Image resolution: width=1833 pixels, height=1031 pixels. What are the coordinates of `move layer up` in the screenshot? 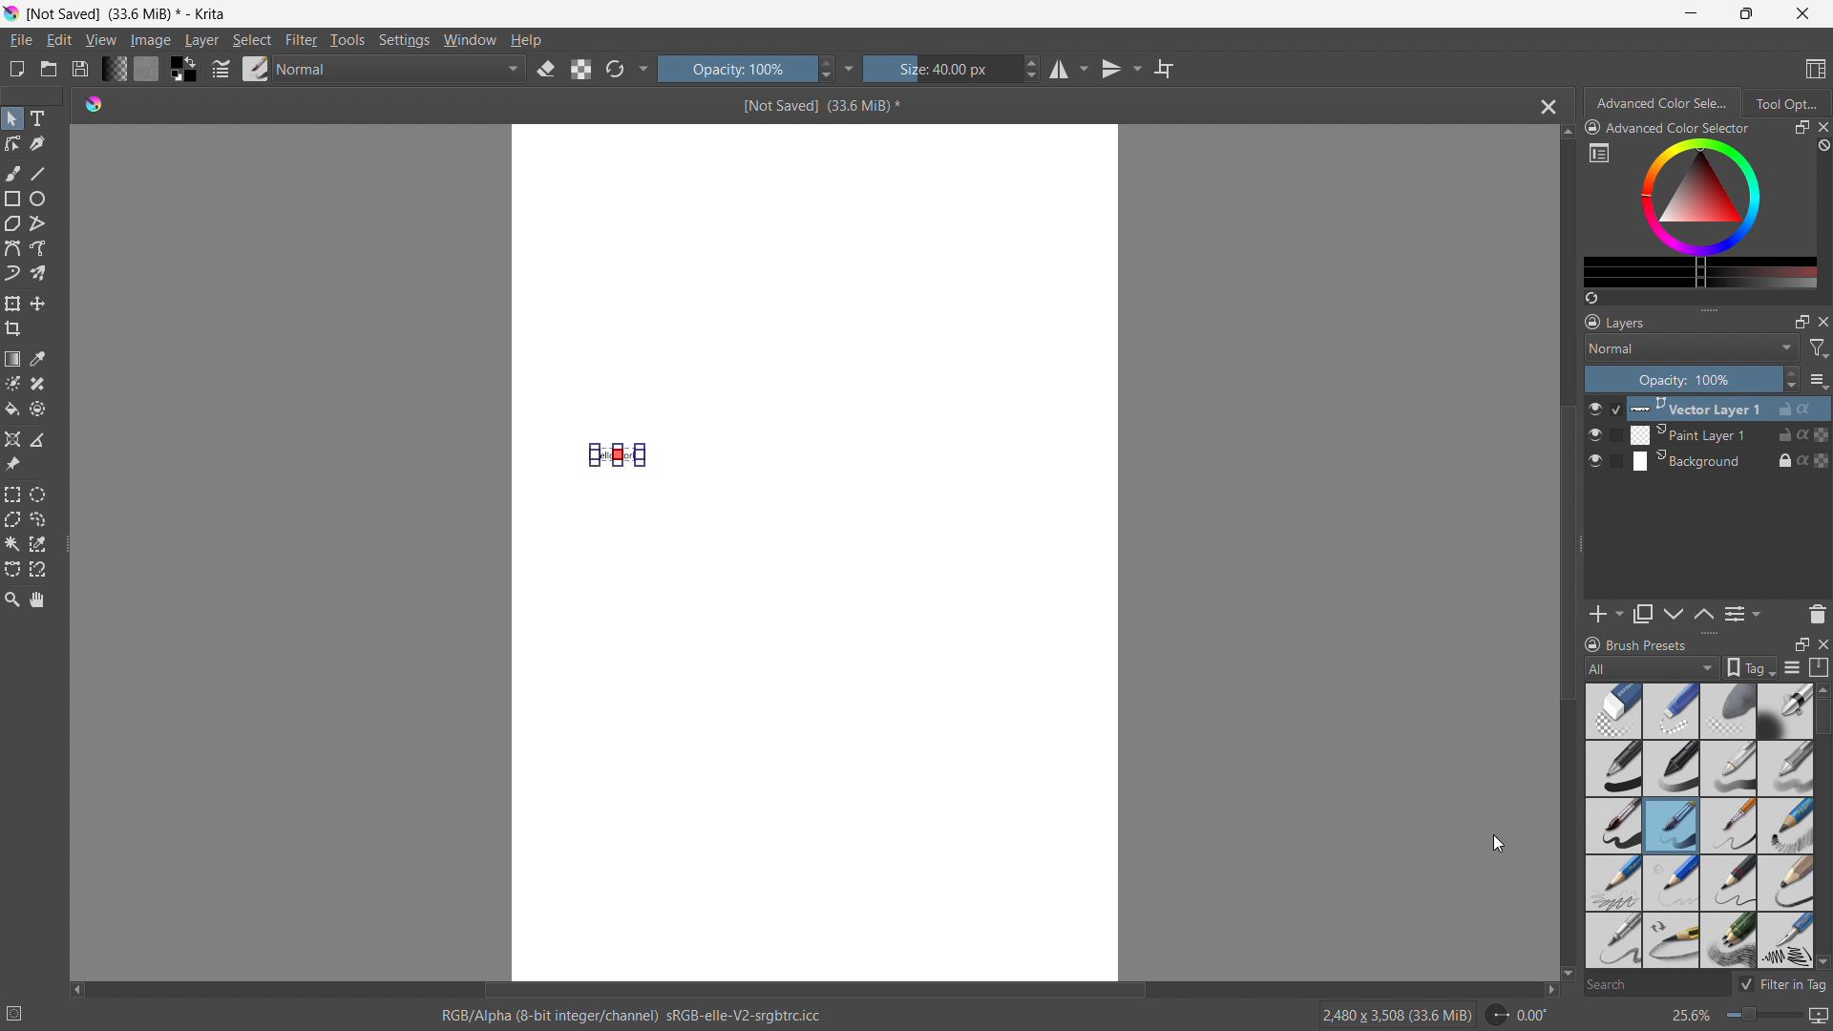 It's located at (1675, 615).